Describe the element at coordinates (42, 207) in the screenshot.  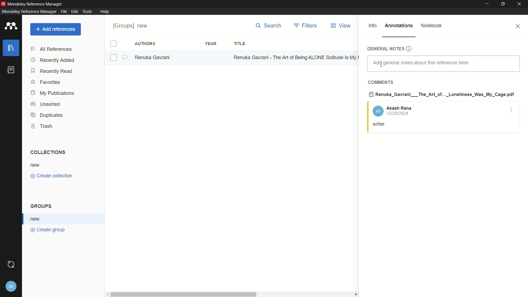
I see `groups` at that location.